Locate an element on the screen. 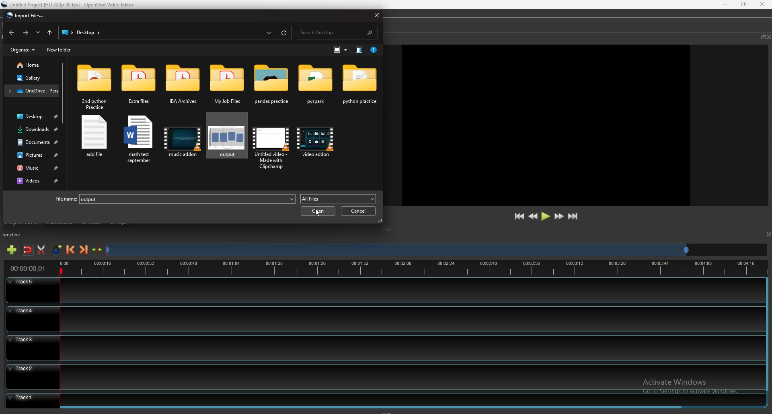  folder is located at coordinates (273, 84).